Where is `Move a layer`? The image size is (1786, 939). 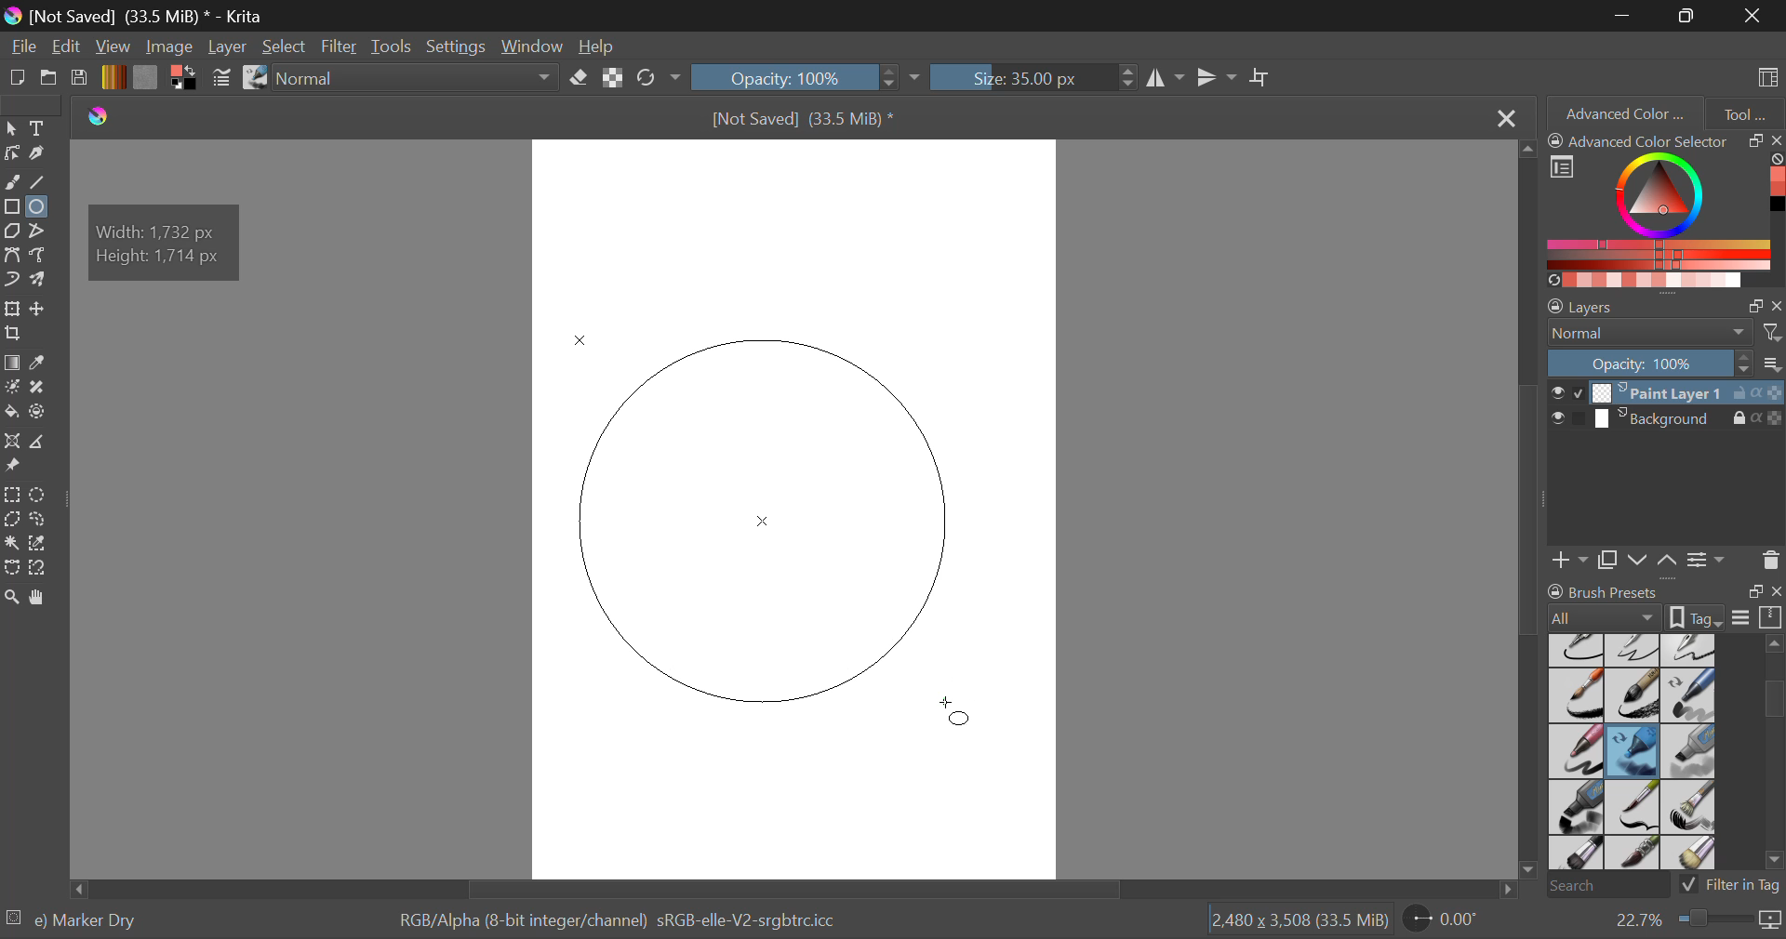
Move a layer is located at coordinates (40, 309).